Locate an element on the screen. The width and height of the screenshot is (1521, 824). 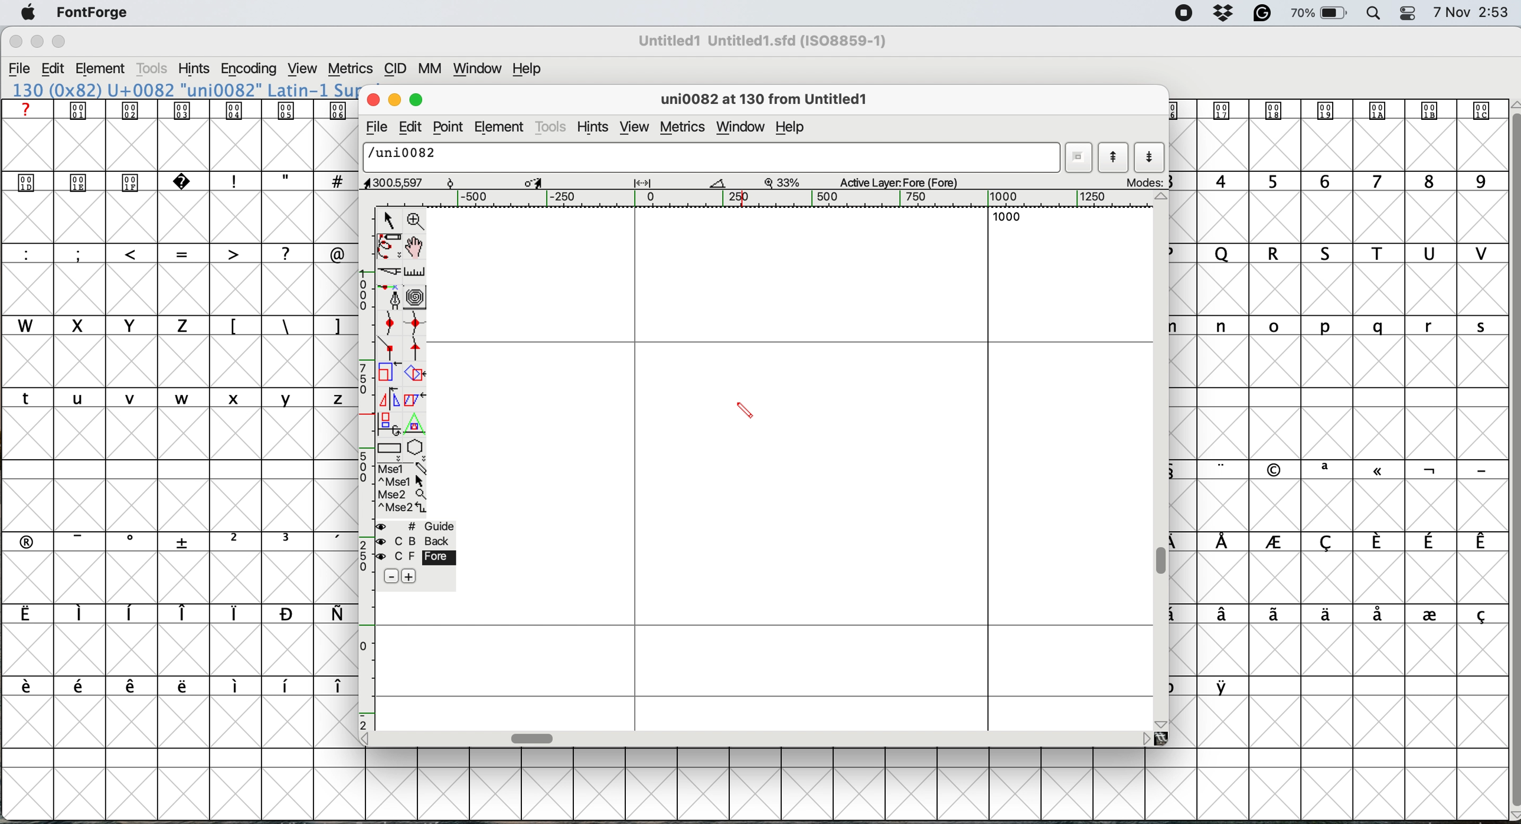
maximise is located at coordinates (417, 100).